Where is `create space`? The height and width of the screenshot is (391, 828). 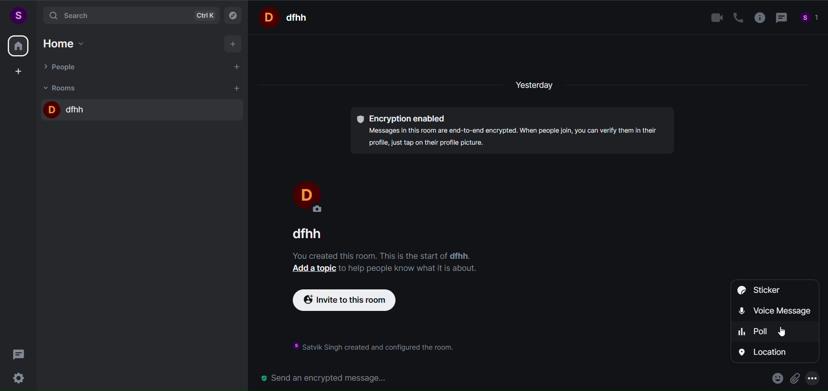 create space is located at coordinates (19, 71).